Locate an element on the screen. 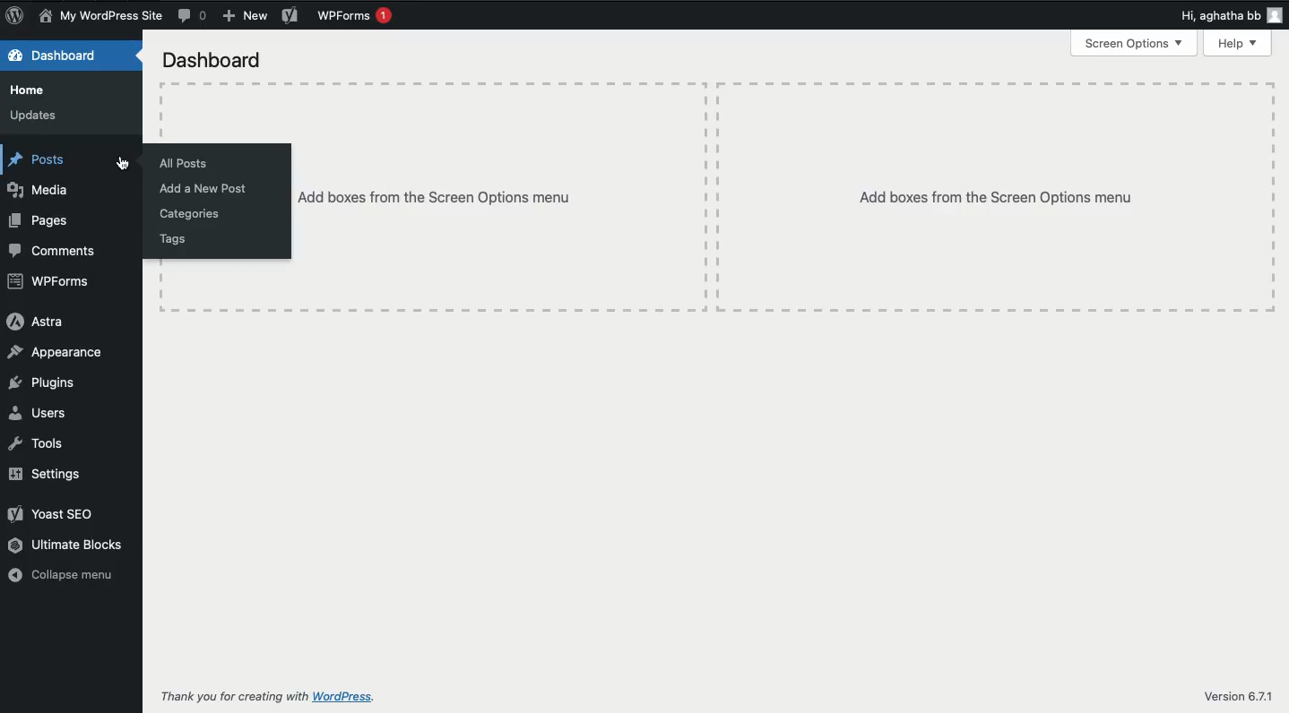 Image resolution: width=1289 pixels, height=713 pixels. Tags is located at coordinates (180, 237).